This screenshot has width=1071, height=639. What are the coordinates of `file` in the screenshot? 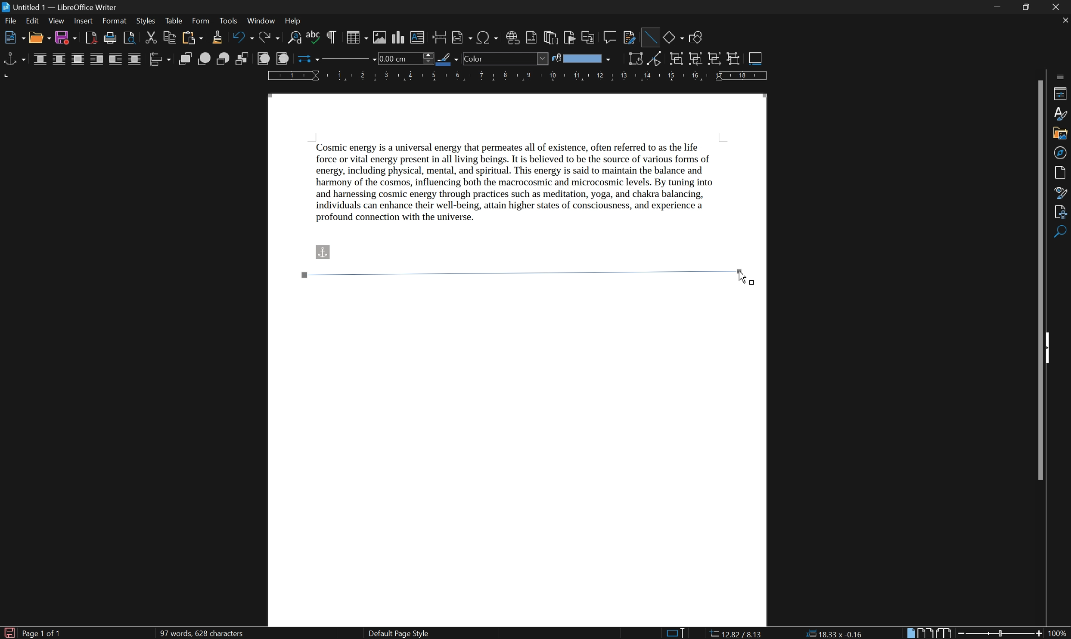 It's located at (12, 22).